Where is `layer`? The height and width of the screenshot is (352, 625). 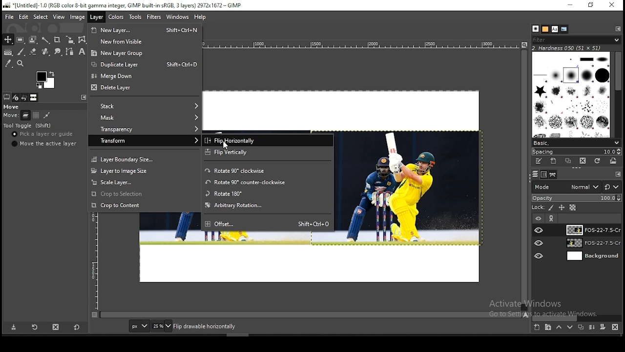 layer is located at coordinates (96, 18).